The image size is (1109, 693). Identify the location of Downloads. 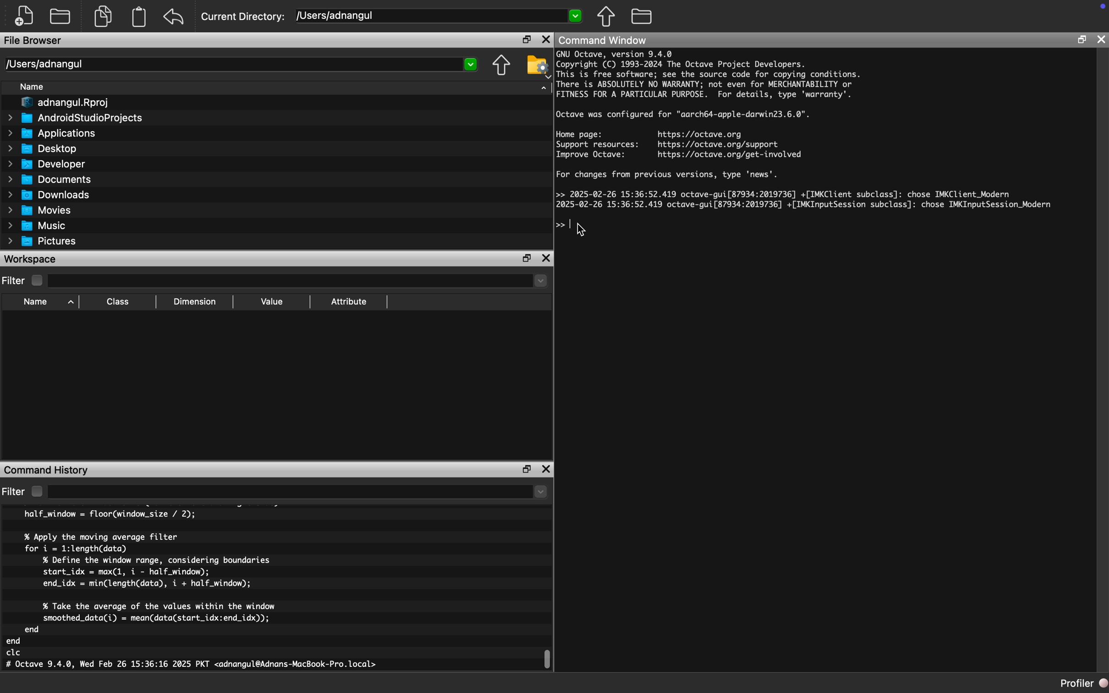
(50, 196).